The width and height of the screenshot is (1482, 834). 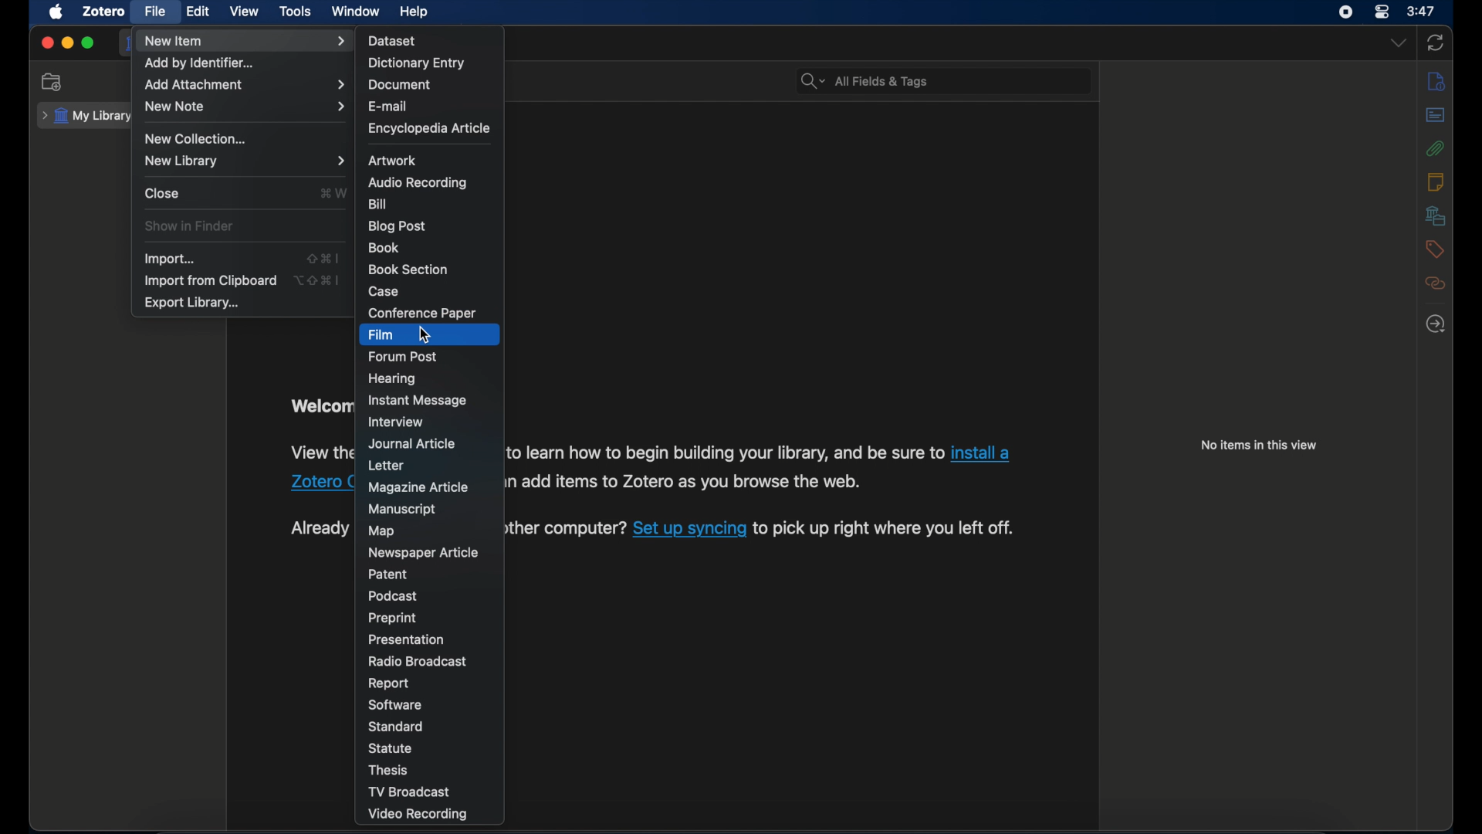 What do you see at coordinates (1440, 82) in the screenshot?
I see `info` at bounding box center [1440, 82].